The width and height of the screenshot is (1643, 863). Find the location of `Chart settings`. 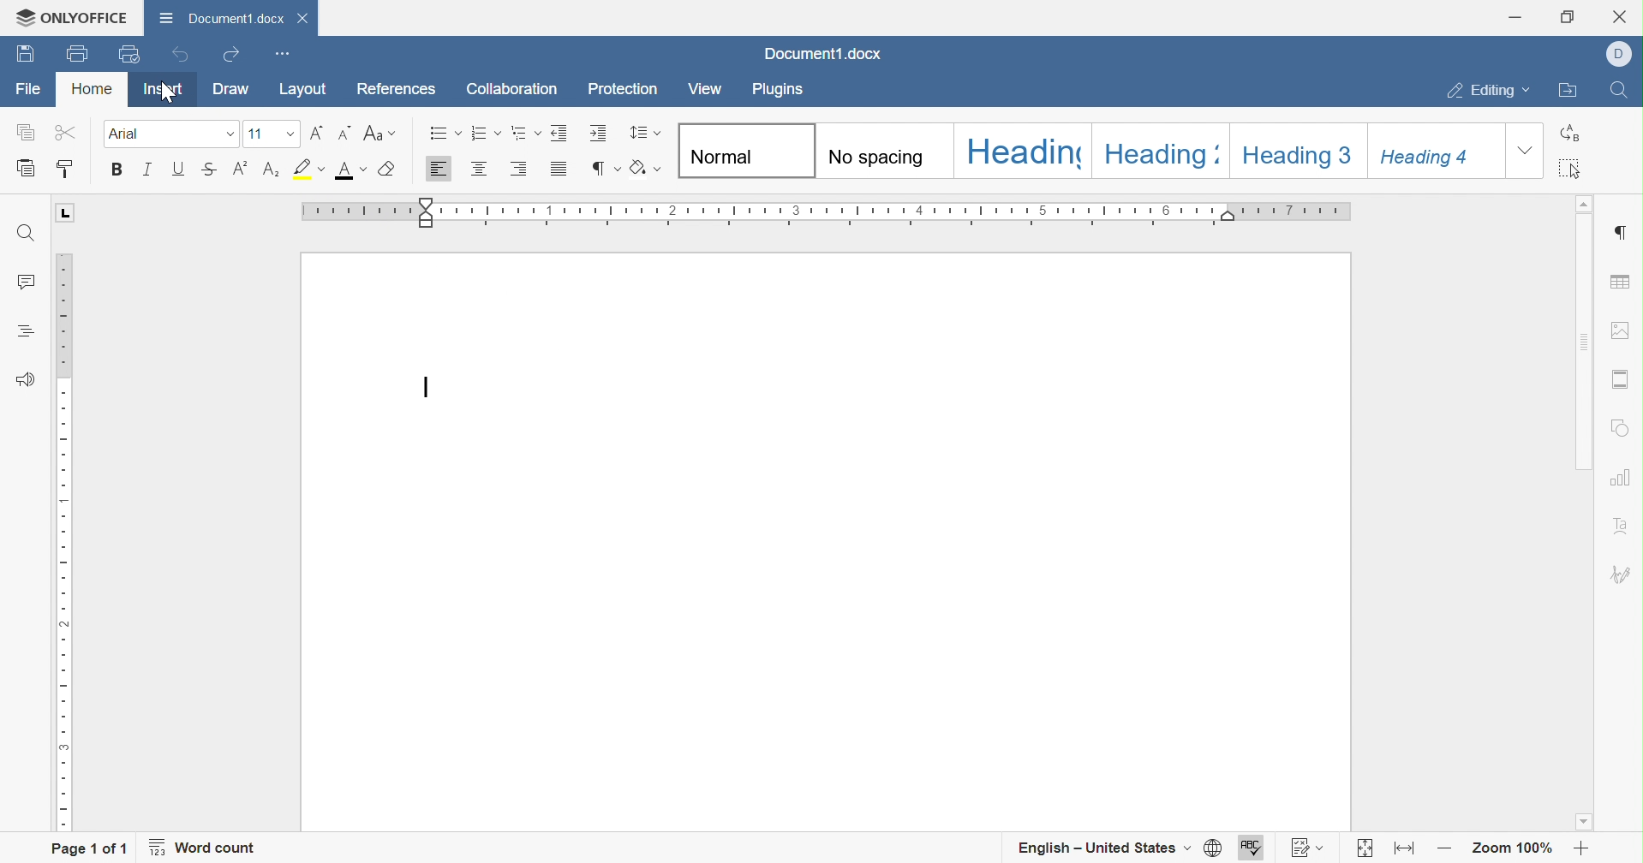

Chart settings is located at coordinates (1619, 477).